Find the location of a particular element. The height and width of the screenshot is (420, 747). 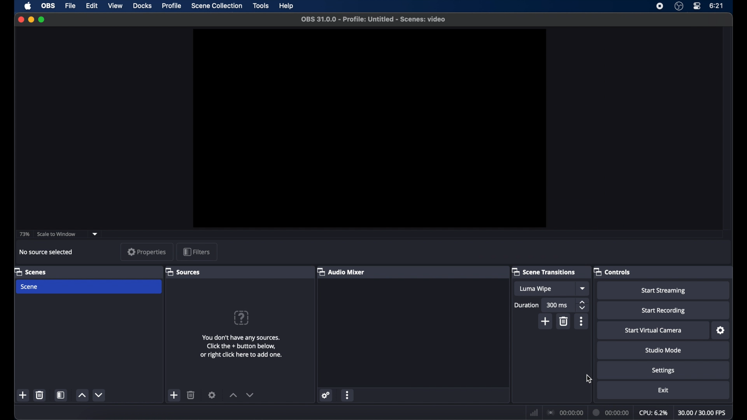

cpu is located at coordinates (654, 413).